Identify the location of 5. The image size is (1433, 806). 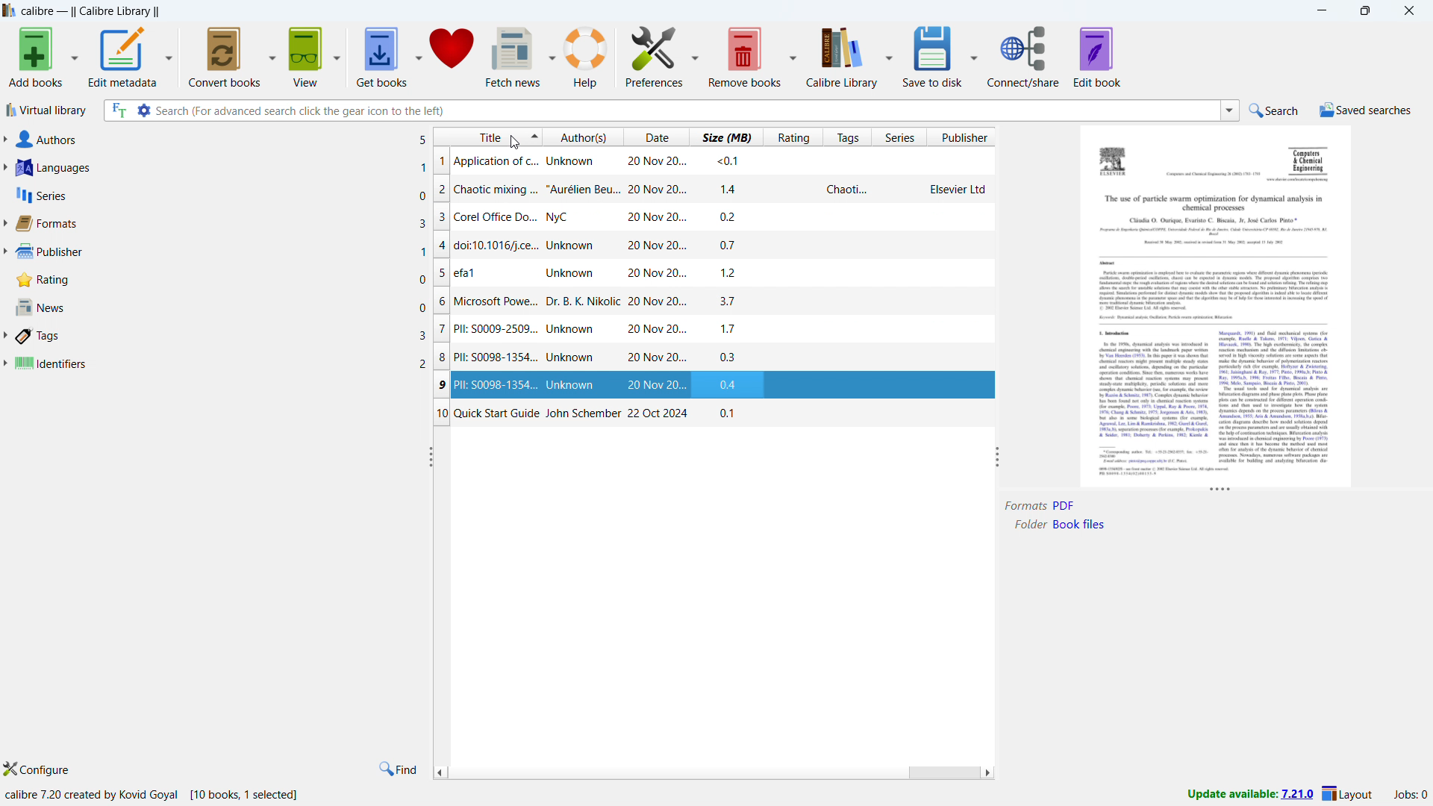
(442, 272).